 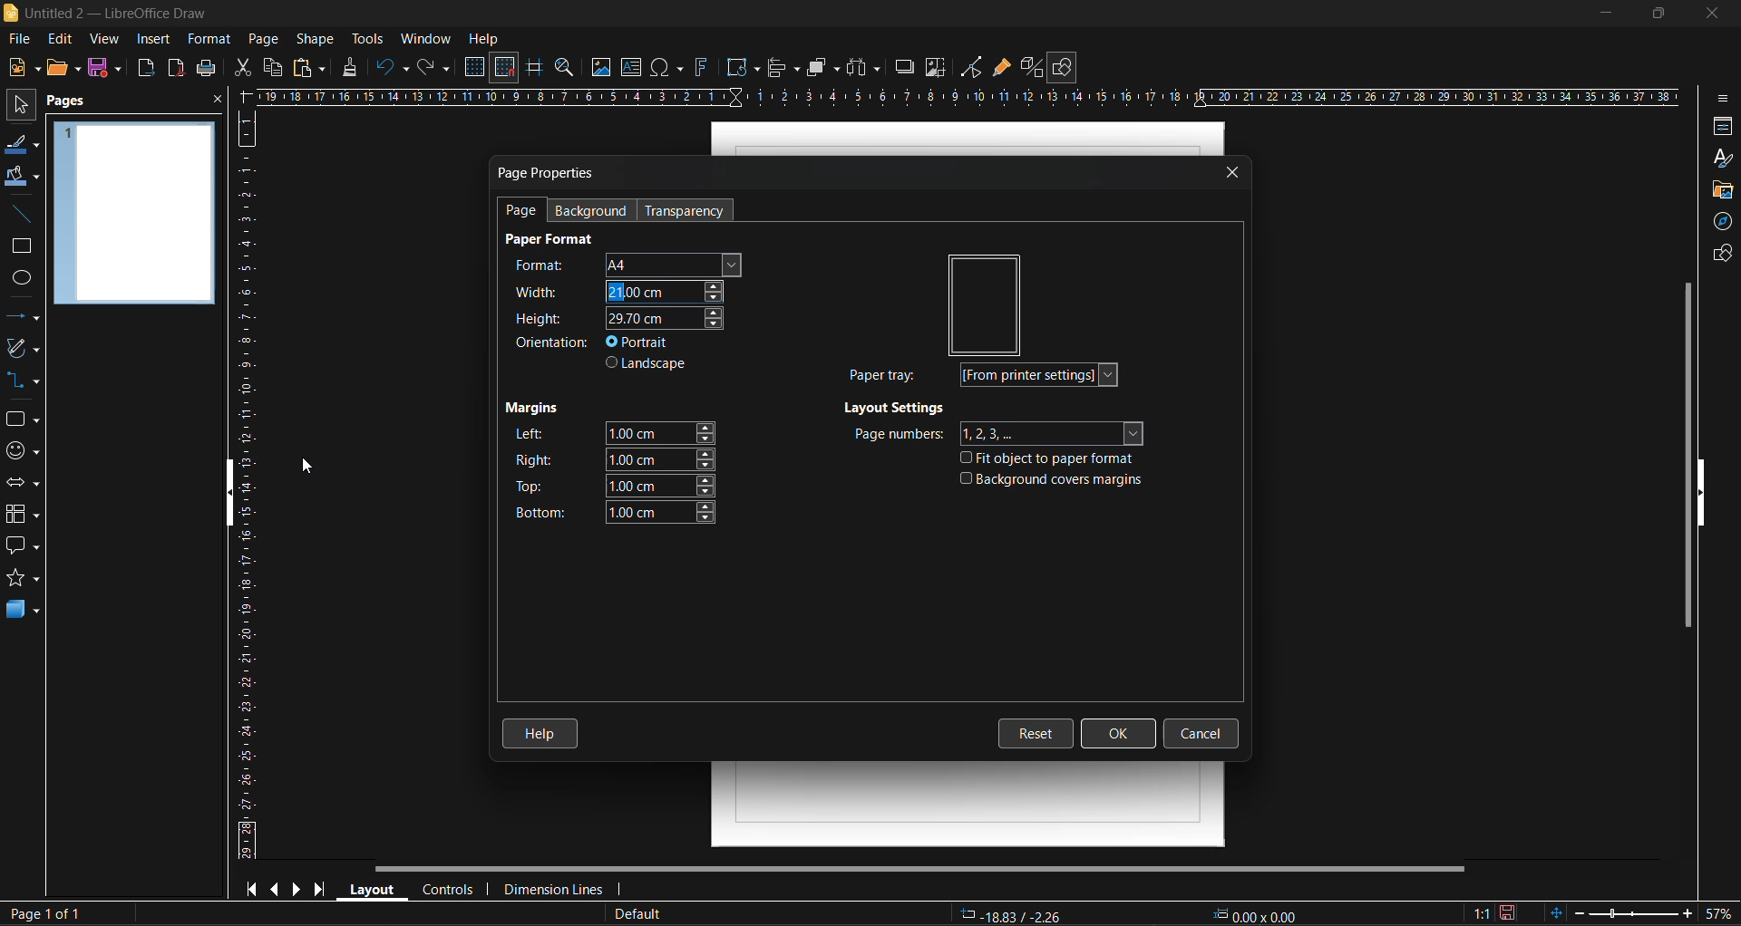 What do you see at coordinates (618, 263) in the screenshot?
I see `format` at bounding box center [618, 263].